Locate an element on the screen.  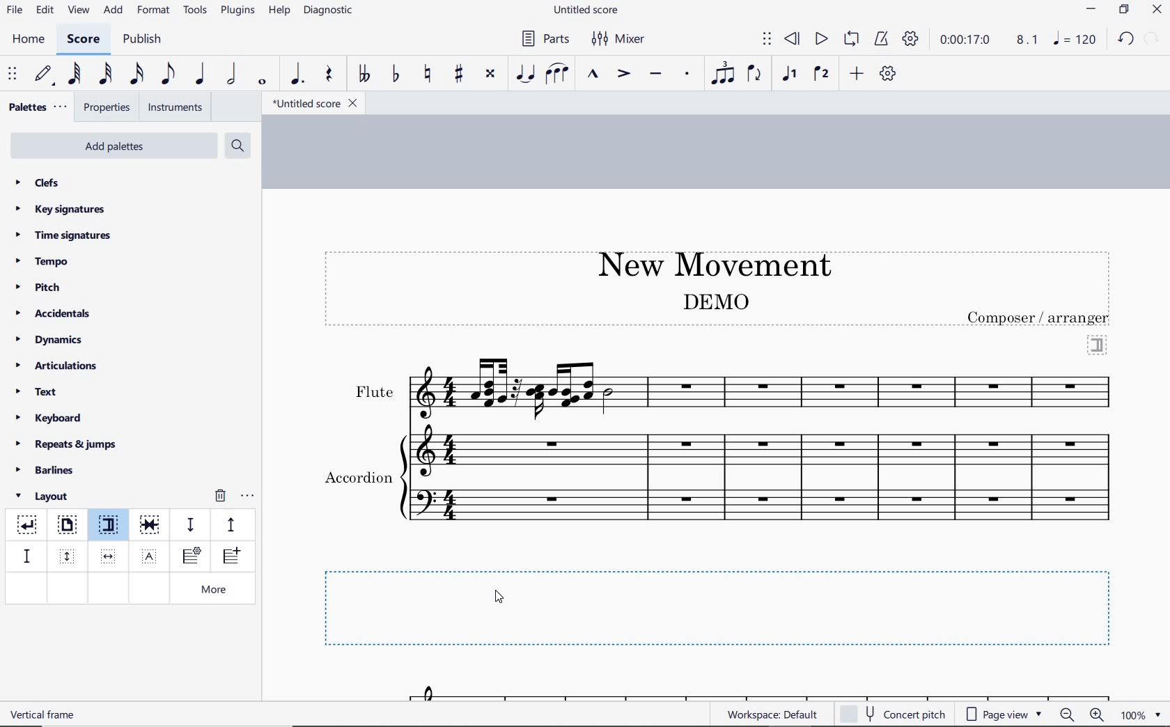
publish is located at coordinates (141, 40).